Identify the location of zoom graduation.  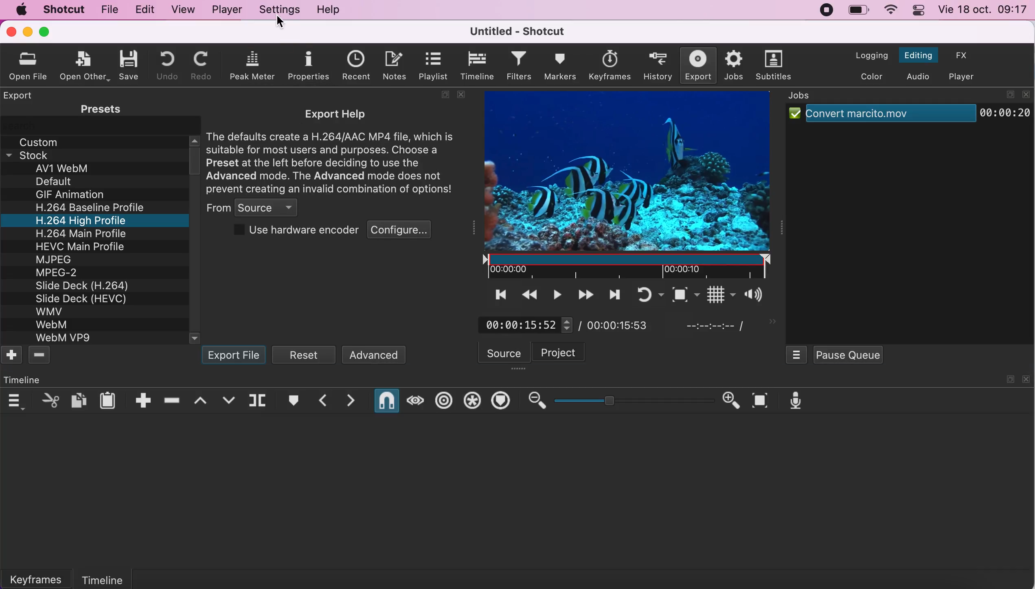
(633, 400).